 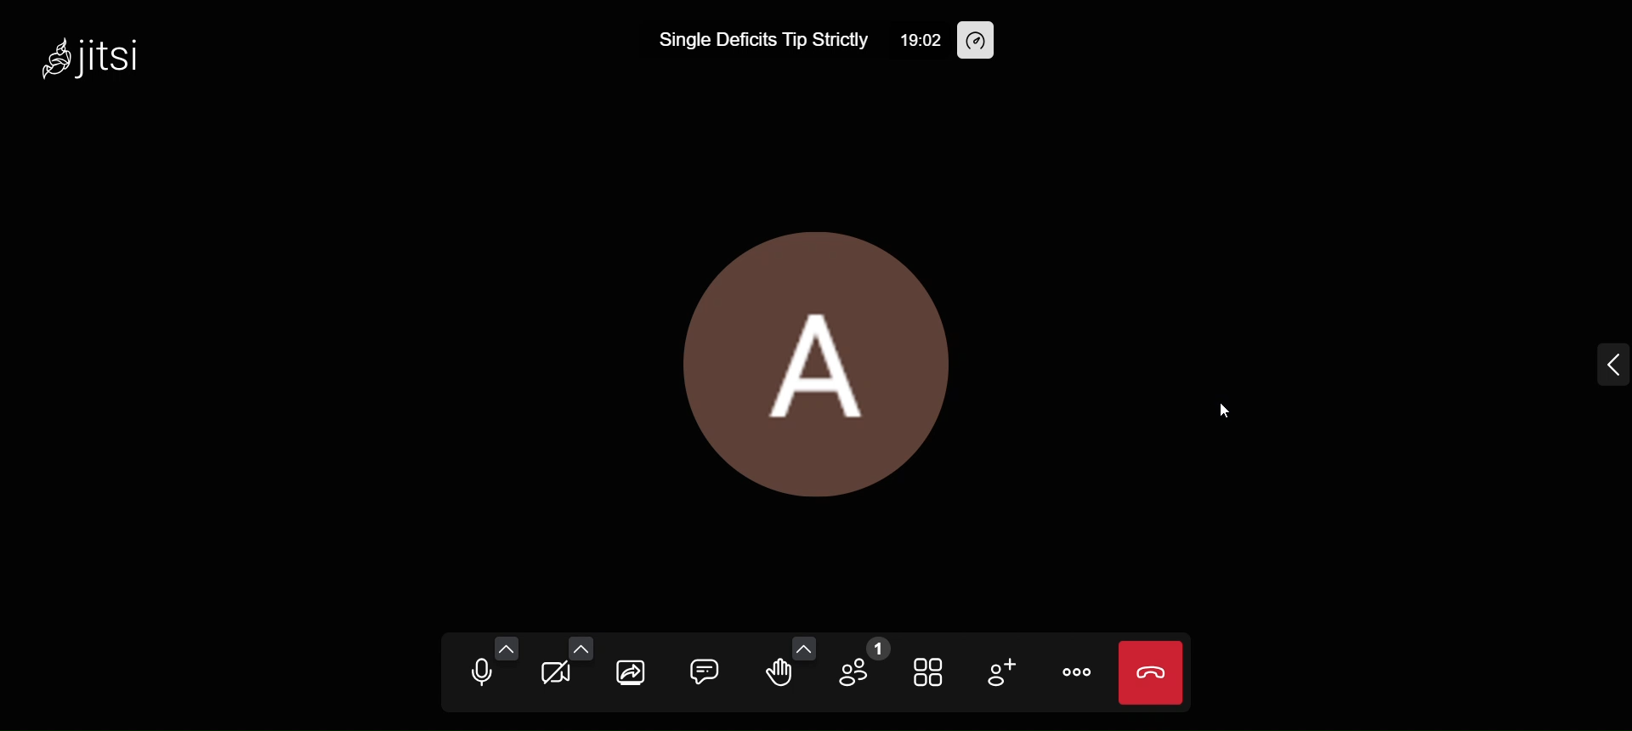 What do you see at coordinates (1153, 672) in the screenshot?
I see `end call` at bounding box center [1153, 672].